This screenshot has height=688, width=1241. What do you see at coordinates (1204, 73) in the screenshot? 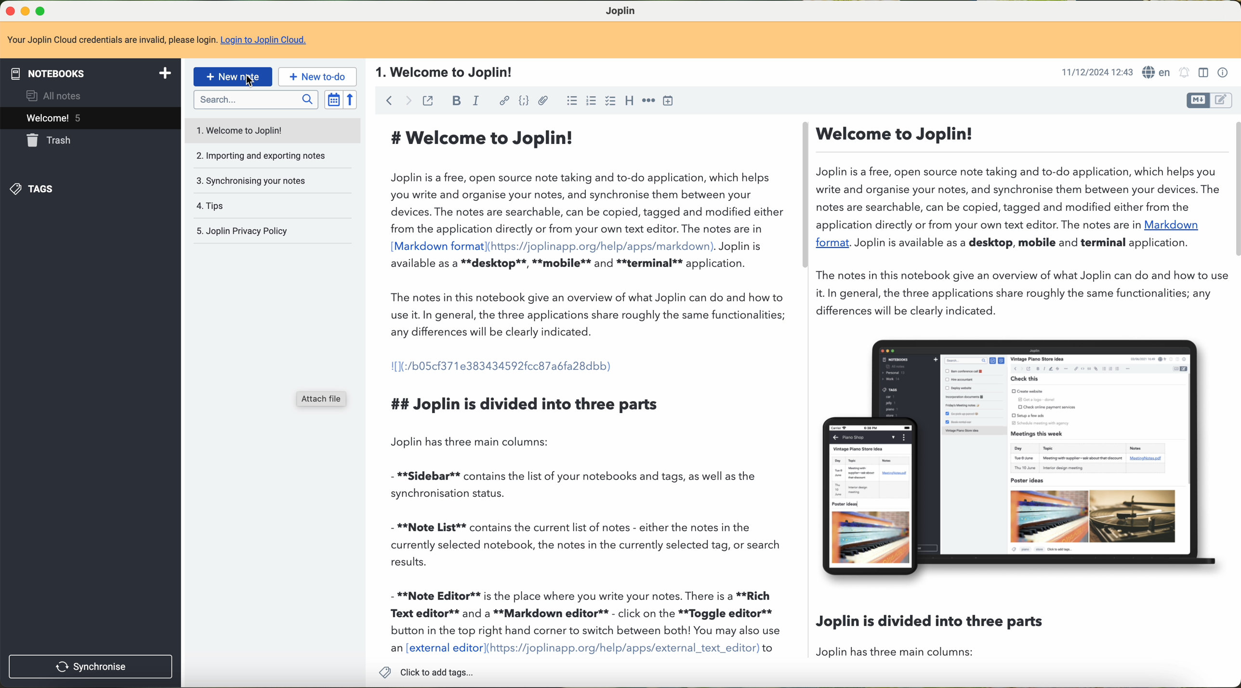
I see `toggle editor layout` at bounding box center [1204, 73].